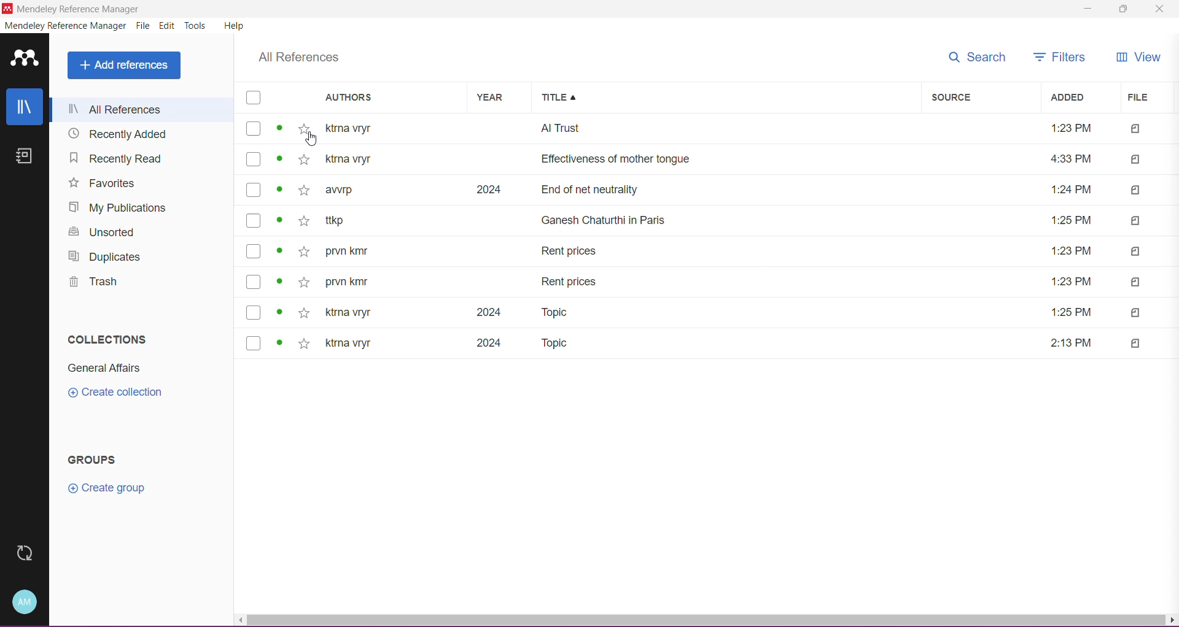  Describe the element at coordinates (494, 98) in the screenshot. I see `Year` at that location.